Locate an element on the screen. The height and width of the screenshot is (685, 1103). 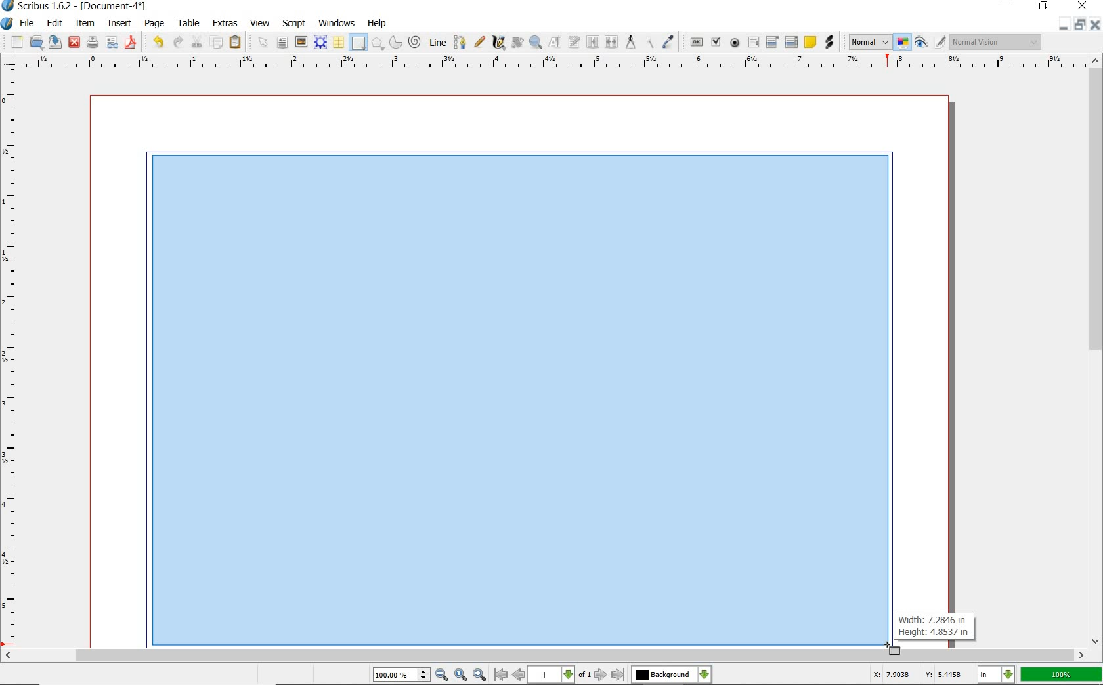
in is located at coordinates (997, 675).